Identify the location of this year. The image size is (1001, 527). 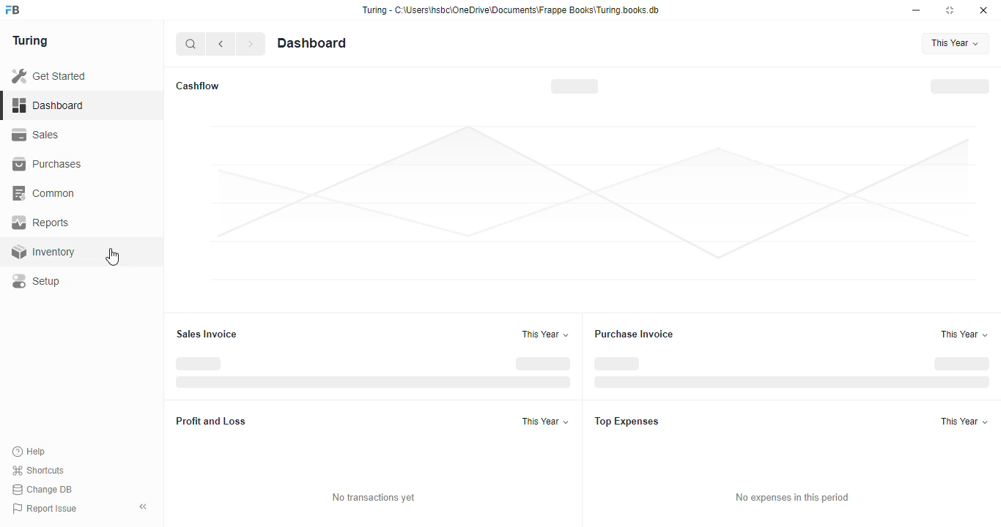
(964, 334).